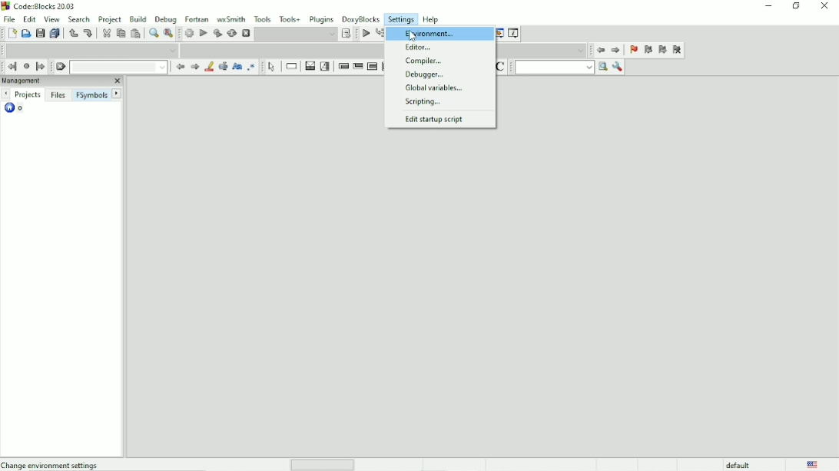  What do you see at coordinates (28, 95) in the screenshot?
I see `Projects` at bounding box center [28, 95].